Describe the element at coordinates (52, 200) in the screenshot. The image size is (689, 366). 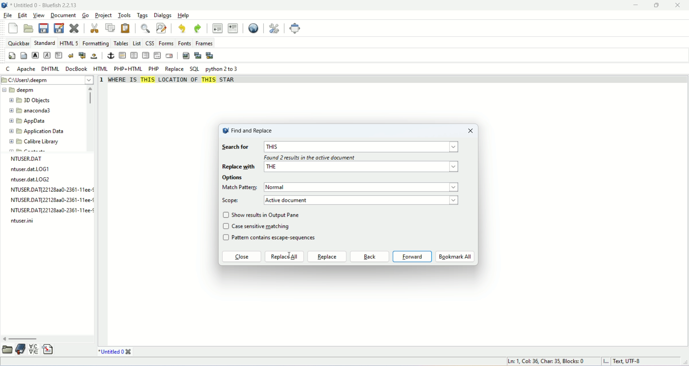
I see `file name` at that location.